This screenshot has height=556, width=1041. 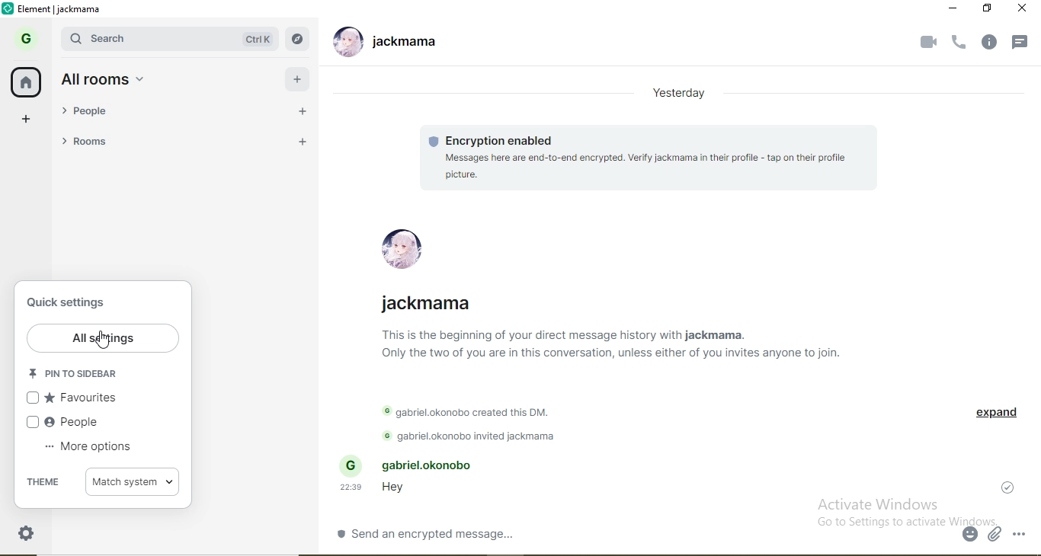 I want to click on 22:39, so click(x=353, y=487).